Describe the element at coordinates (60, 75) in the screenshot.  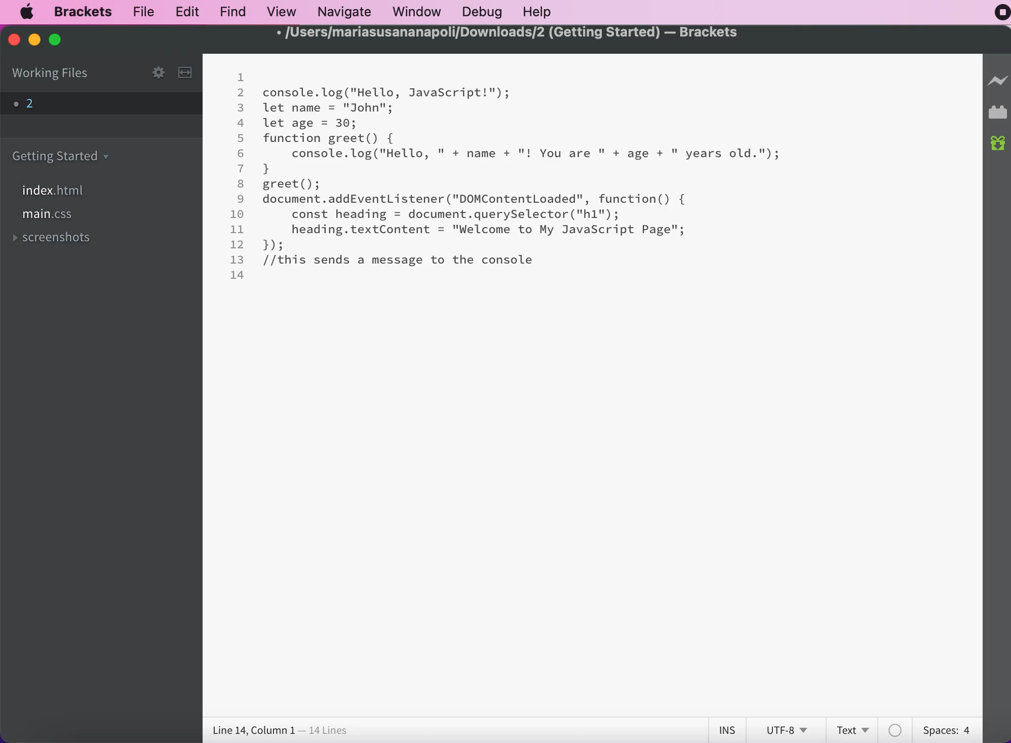
I see `working files` at that location.